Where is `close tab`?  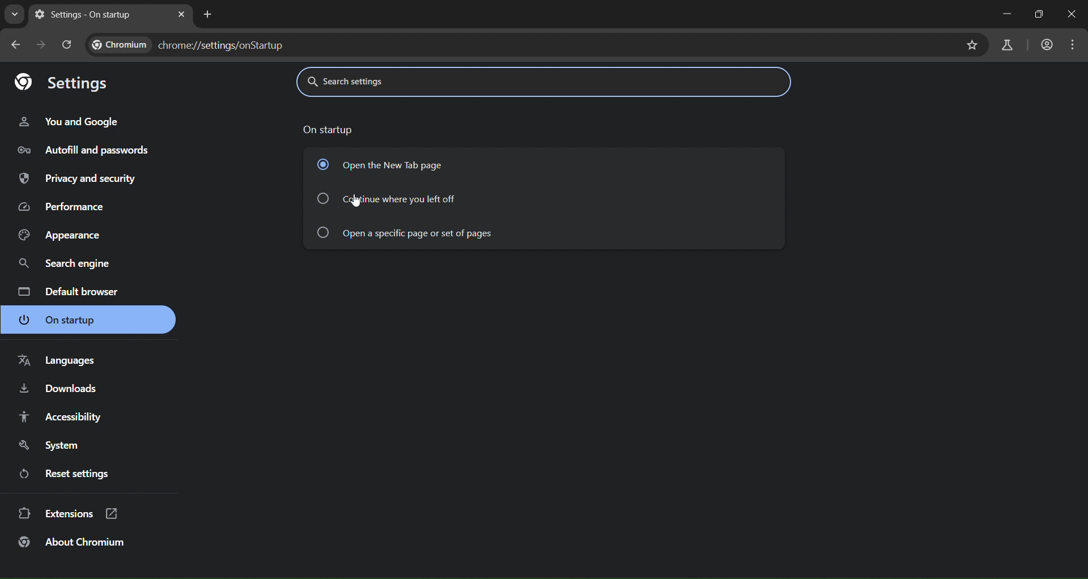 close tab is located at coordinates (182, 15).